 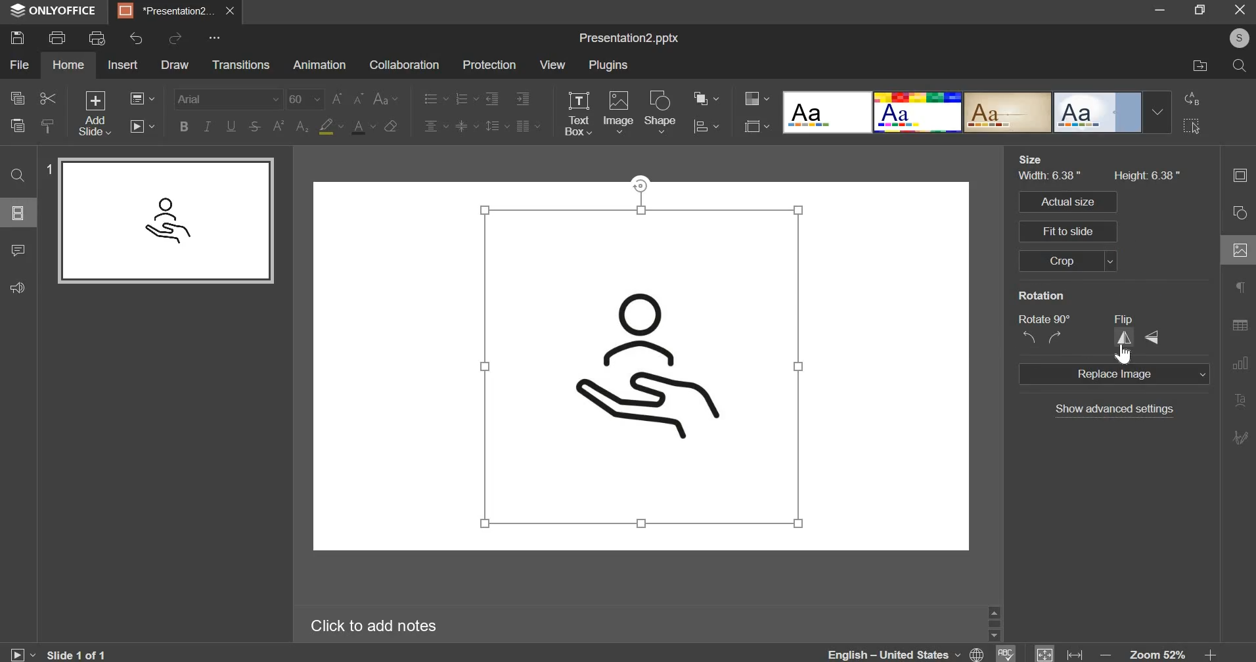 What do you see at coordinates (707, 128) in the screenshot?
I see `align shape` at bounding box center [707, 128].